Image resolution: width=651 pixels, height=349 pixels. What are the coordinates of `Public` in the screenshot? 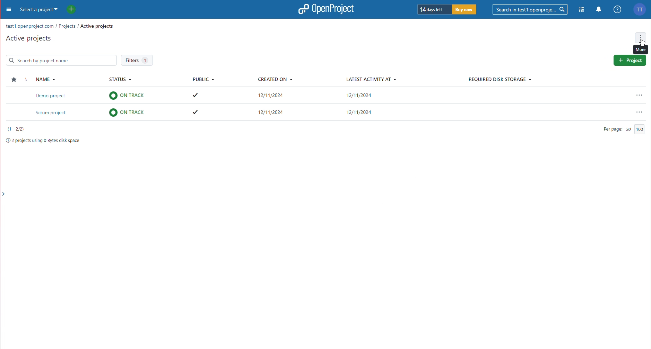 It's located at (201, 80).